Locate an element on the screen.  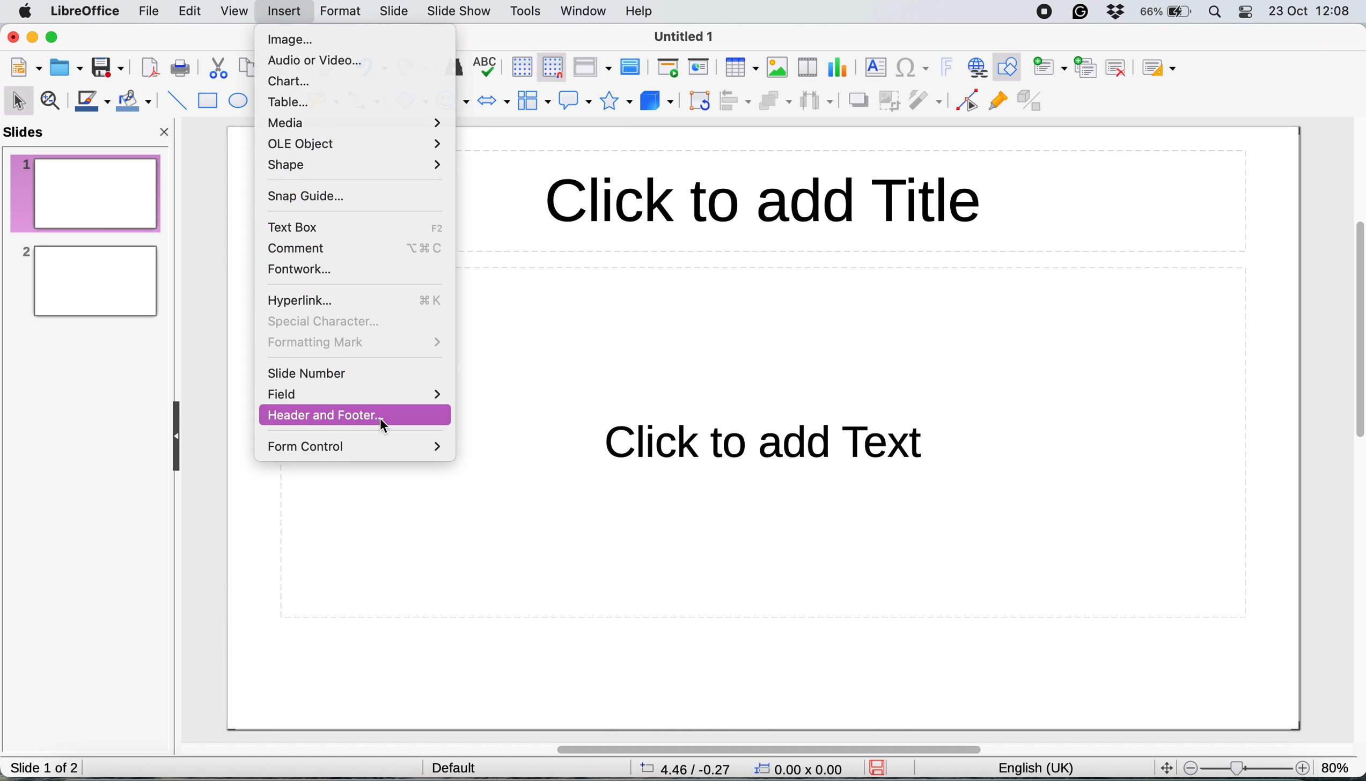
0.00x0.00 is located at coordinates (800, 771).